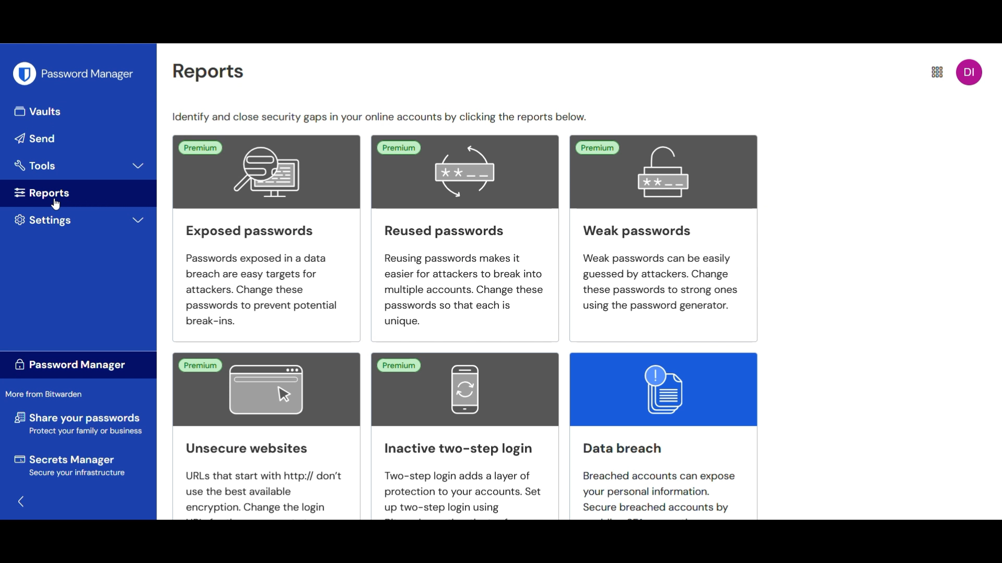 This screenshot has height=563, width=1002. Describe the element at coordinates (89, 74) in the screenshot. I see `Password manager heading` at that location.